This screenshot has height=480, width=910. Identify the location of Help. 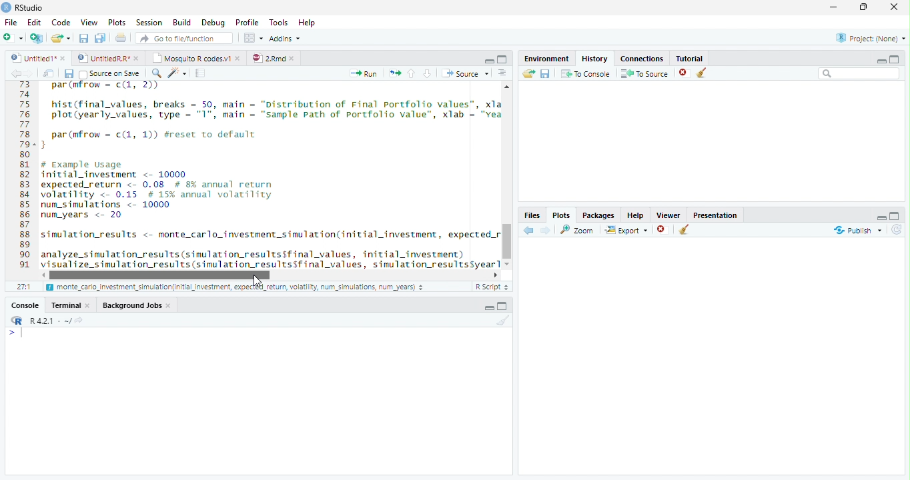
(308, 23).